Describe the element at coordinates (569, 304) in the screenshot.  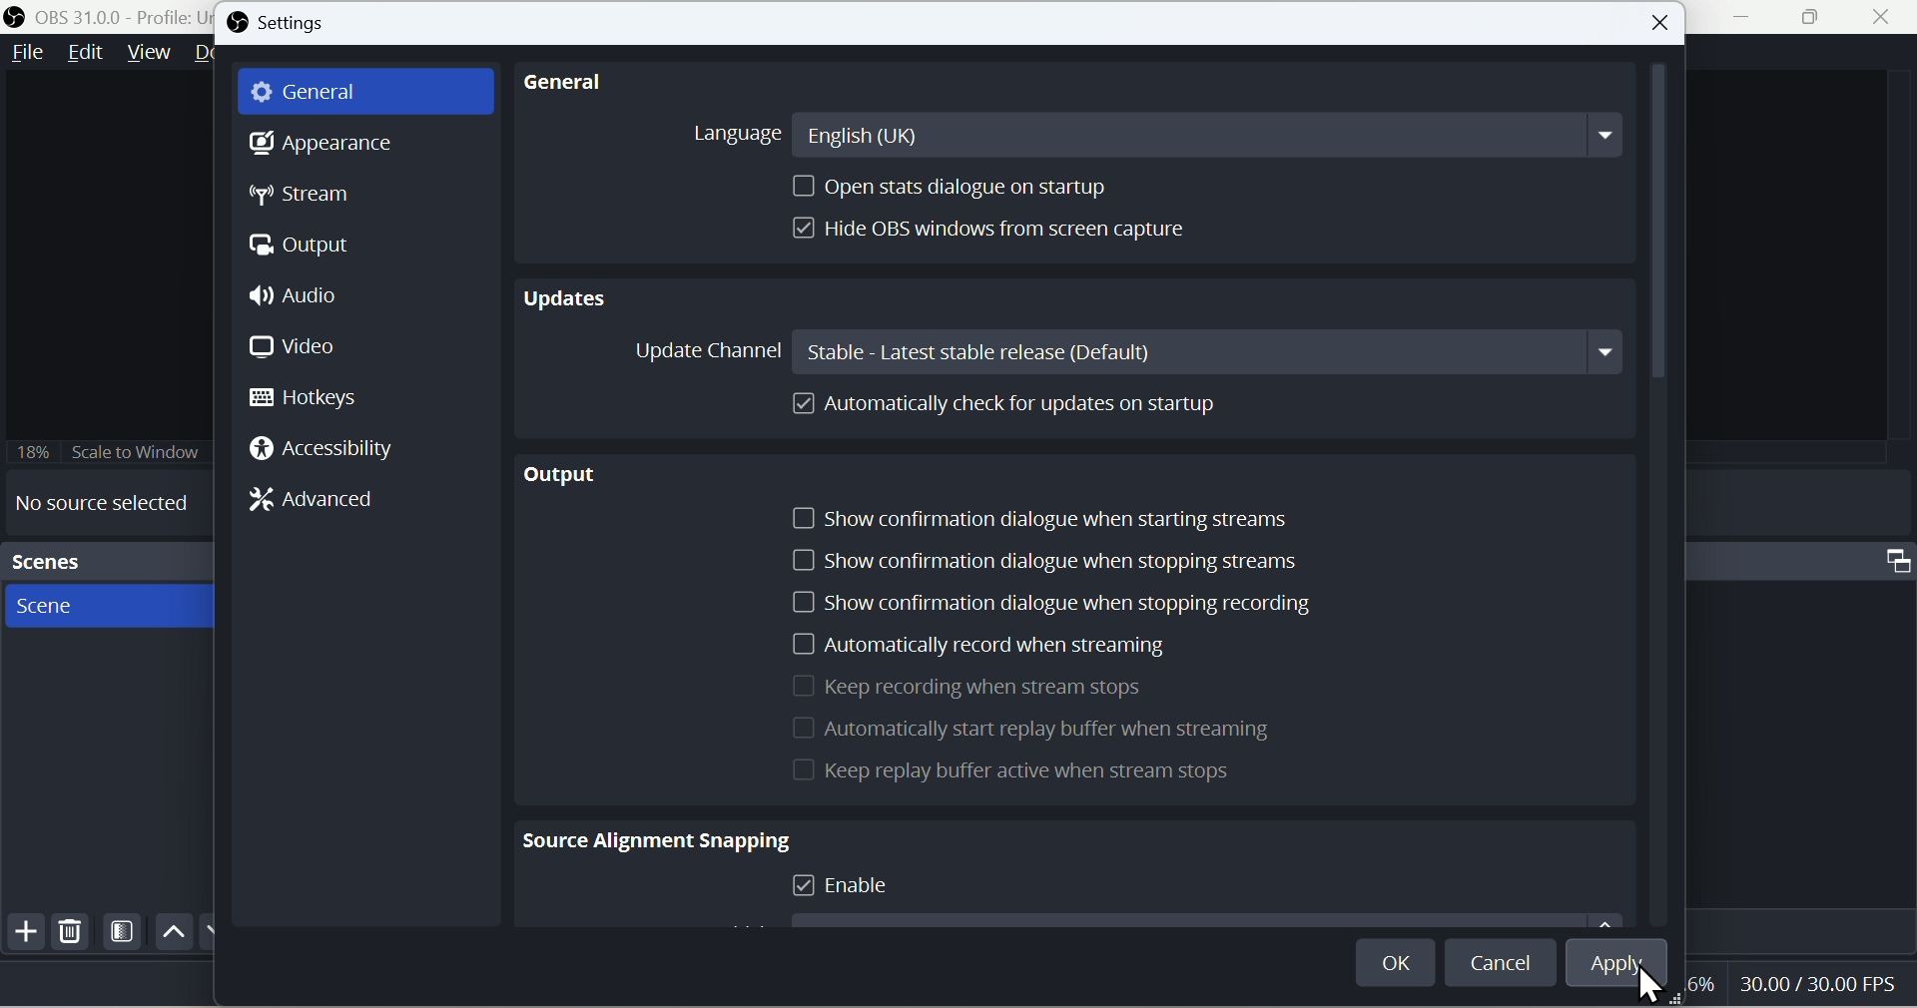
I see `Updates` at that location.